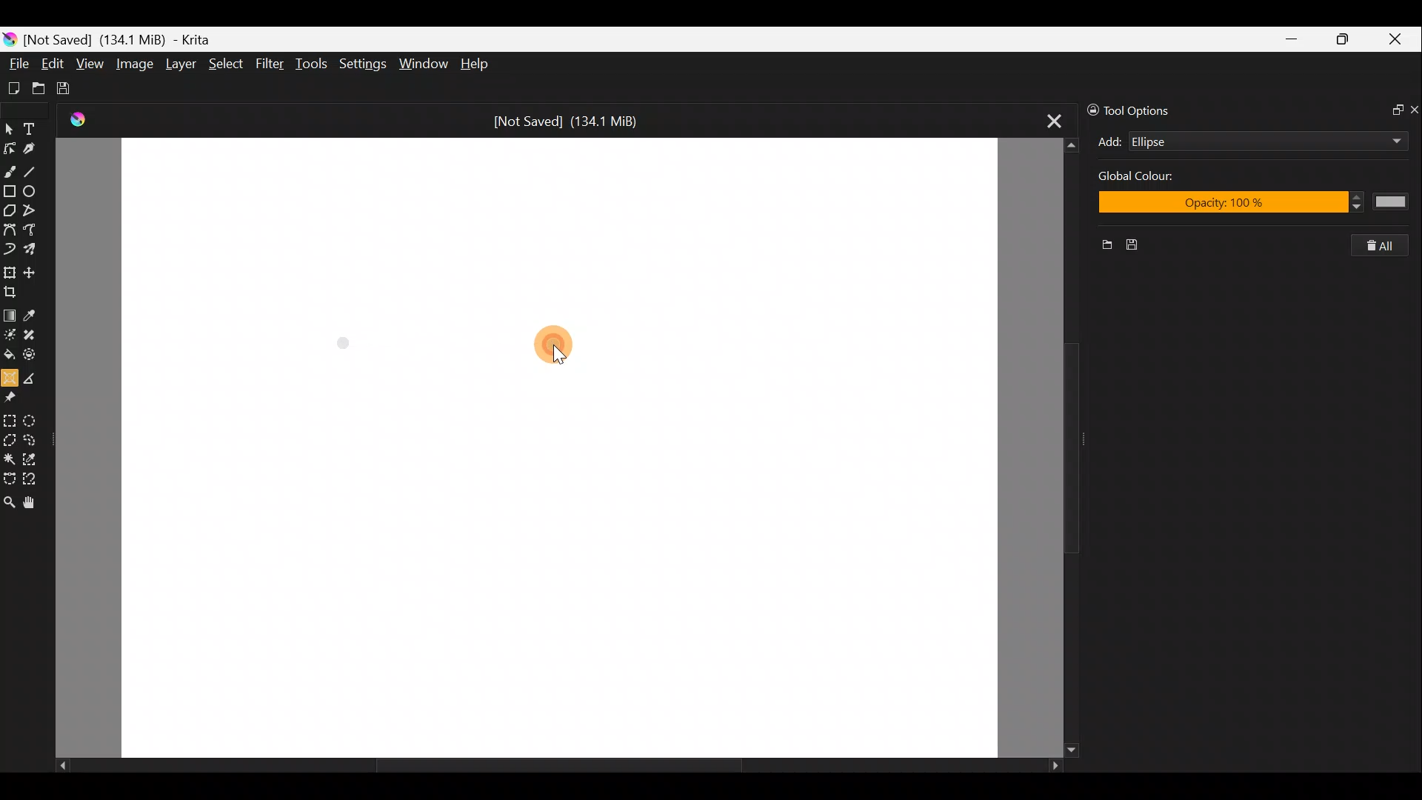  What do you see at coordinates (10, 438) in the screenshot?
I see `Polygonal selection tool` at bounding box center [10, 438].